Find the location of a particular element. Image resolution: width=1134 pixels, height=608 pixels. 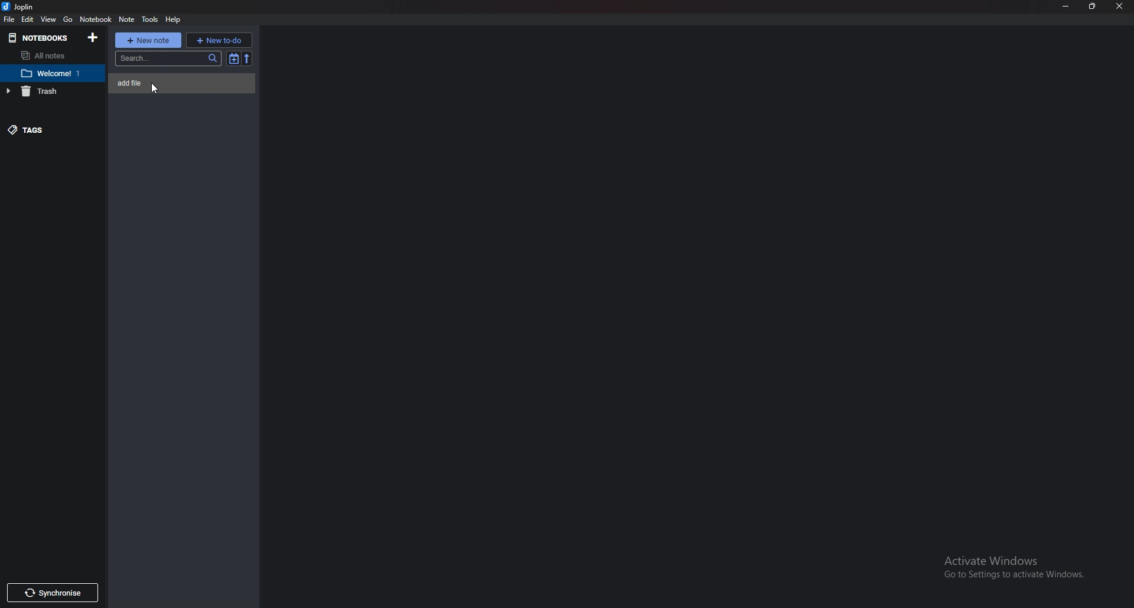

New note is located at coordinates (148, 39).